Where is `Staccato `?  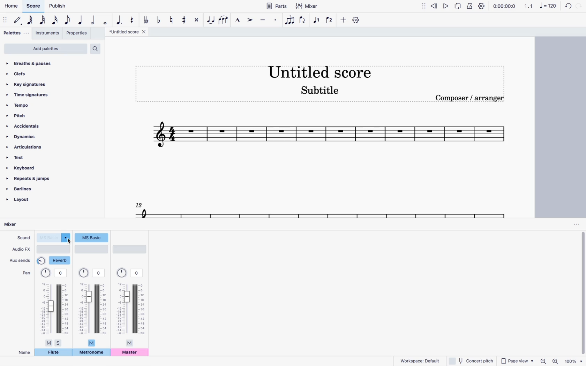 Staccato  is located at coordinates (276, 19).